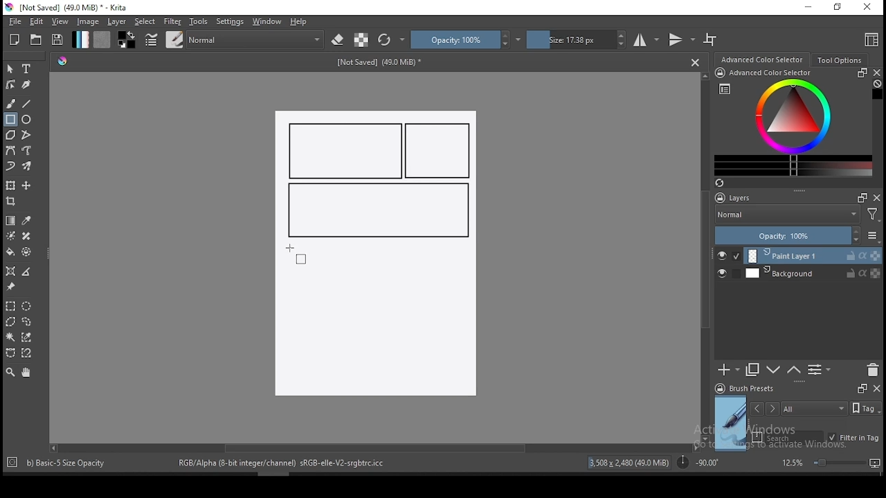  Describe the element at coordinates (10, 306) in the screenshot. I see `rectangular selection tool` at that location.